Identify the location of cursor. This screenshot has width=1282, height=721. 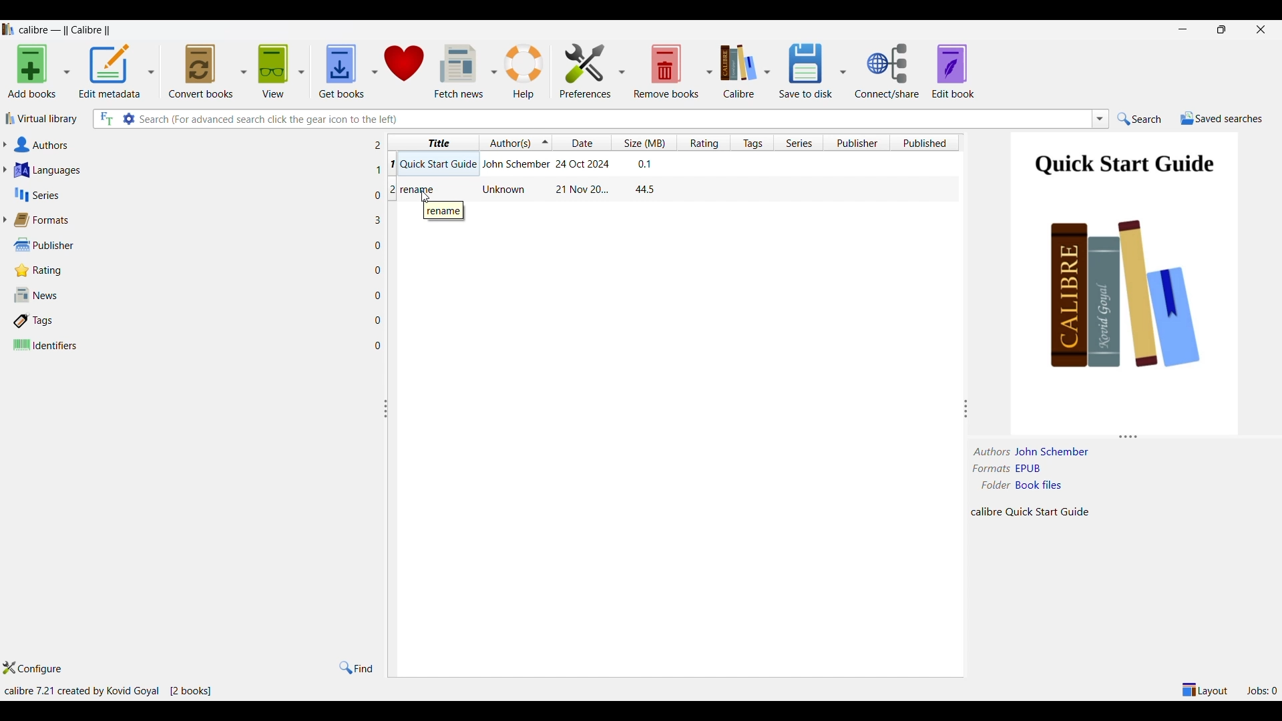
(424, 199).